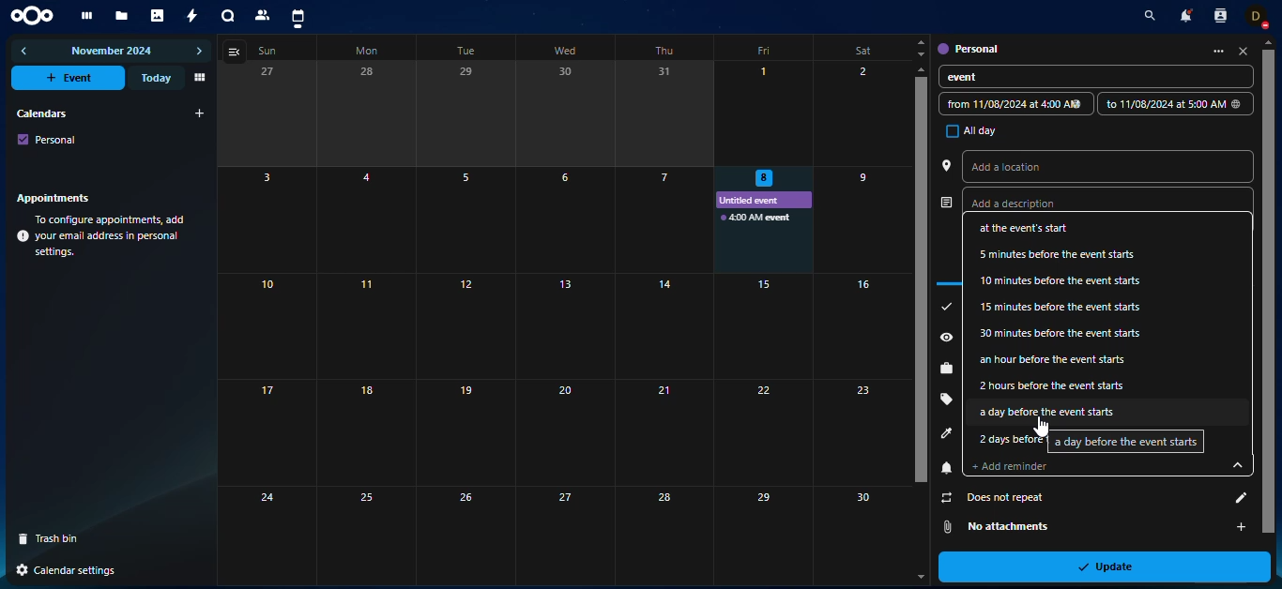 This screenshot has width=1282, height=589. Describe the element at coordinates (363, 432) in the screenshot. I see `18` at that location.